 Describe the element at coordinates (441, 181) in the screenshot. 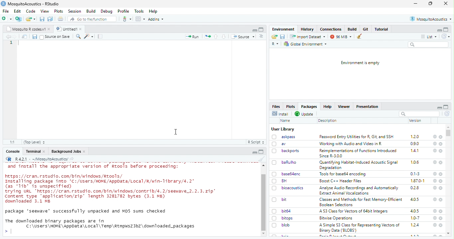

I see `close` at that location.